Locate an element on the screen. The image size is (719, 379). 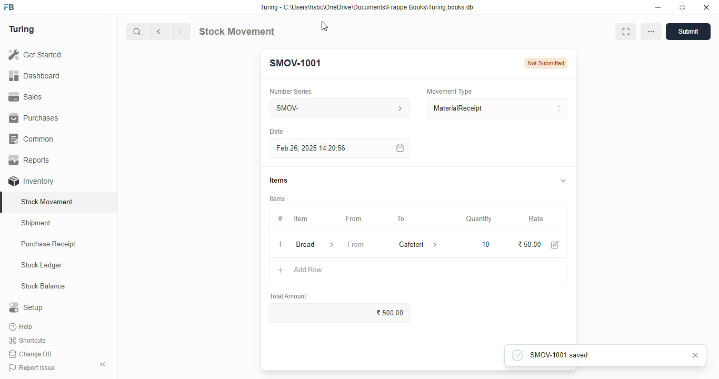
items is located at coordinates (278, 180).